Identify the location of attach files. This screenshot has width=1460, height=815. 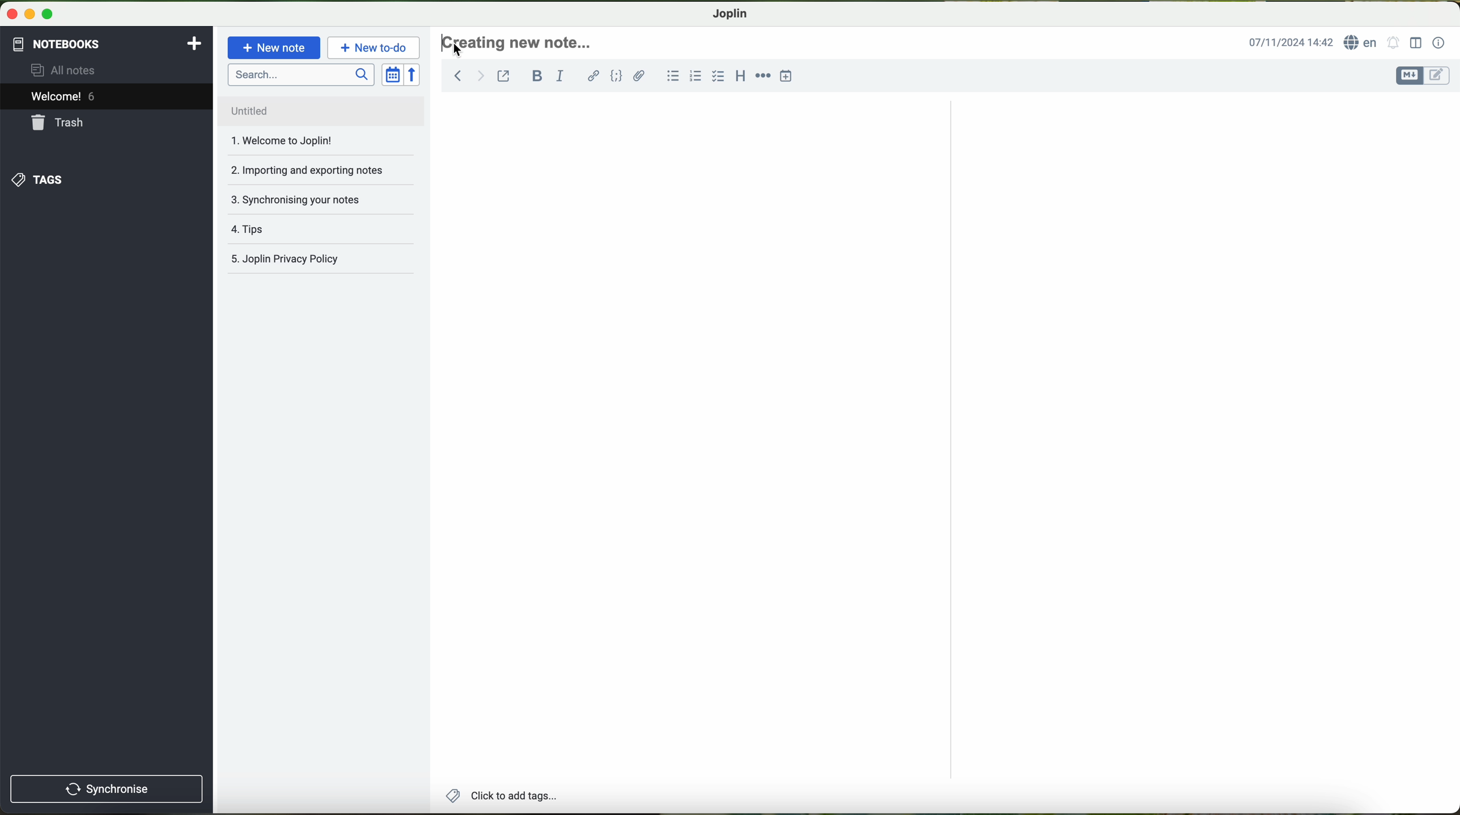
(640, 78).